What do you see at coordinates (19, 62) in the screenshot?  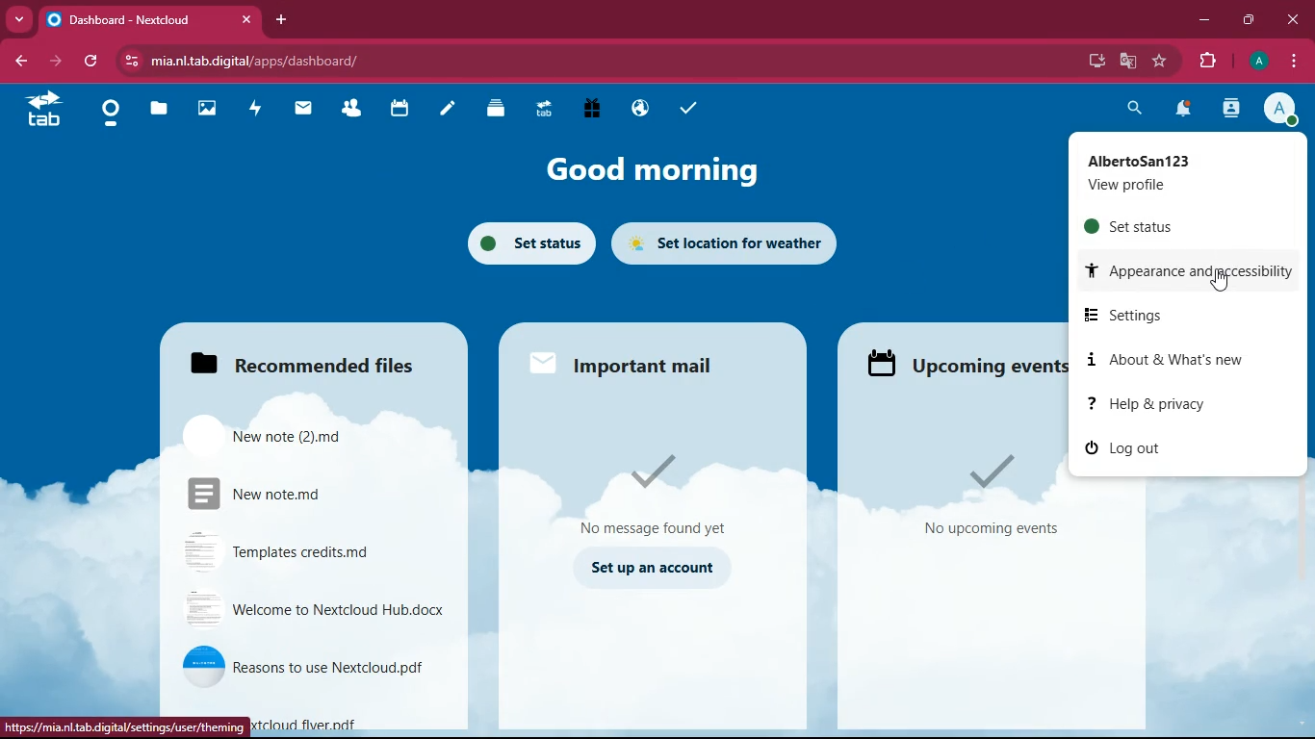 I see `back` at bounding box center [19, 62].